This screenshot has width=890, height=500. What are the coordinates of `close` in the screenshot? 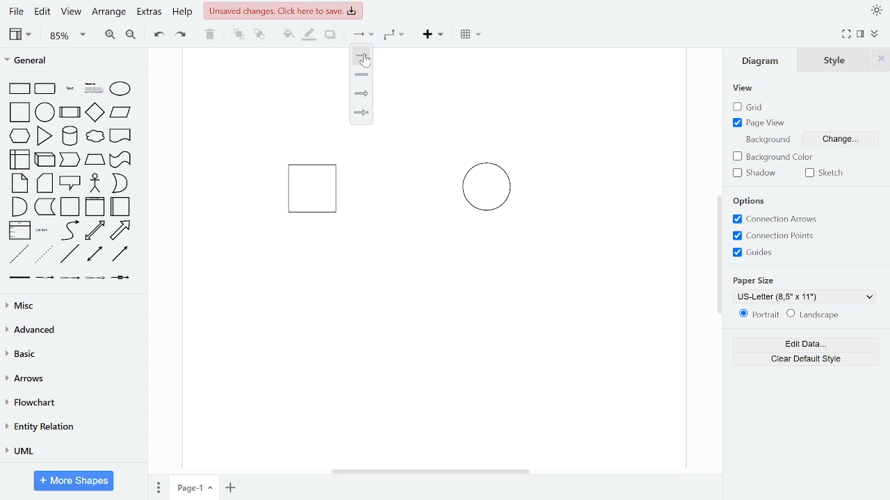 It's located at (881, 59).